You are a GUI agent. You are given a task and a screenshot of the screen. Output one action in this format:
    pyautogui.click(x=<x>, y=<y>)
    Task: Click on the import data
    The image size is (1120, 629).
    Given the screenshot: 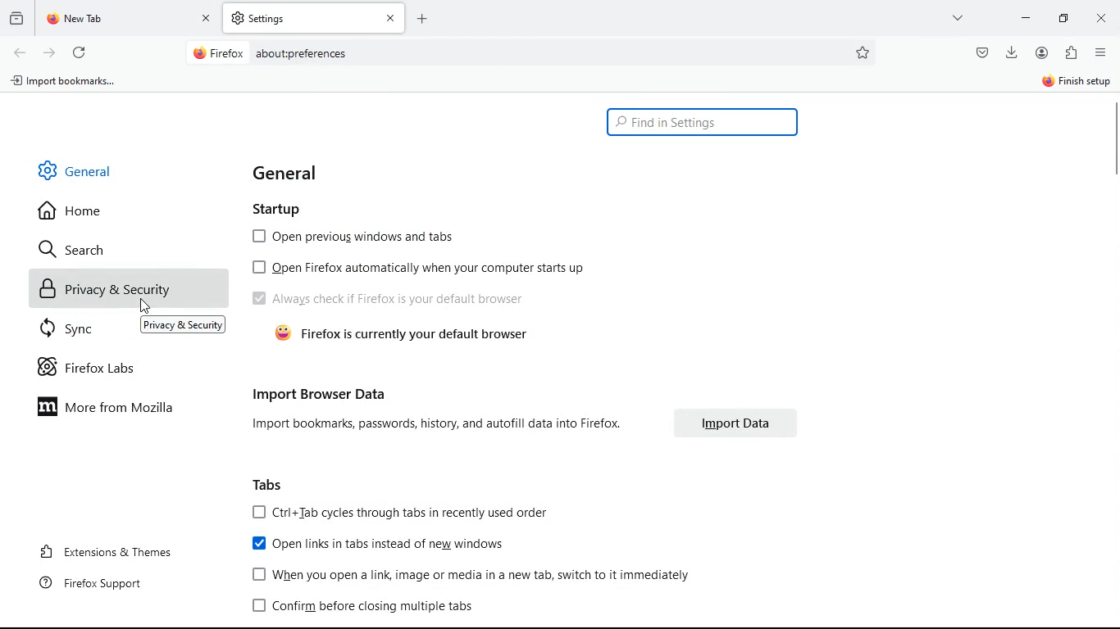 What is the action you would take?
    pyautogui.click(x=747, y=423)
    